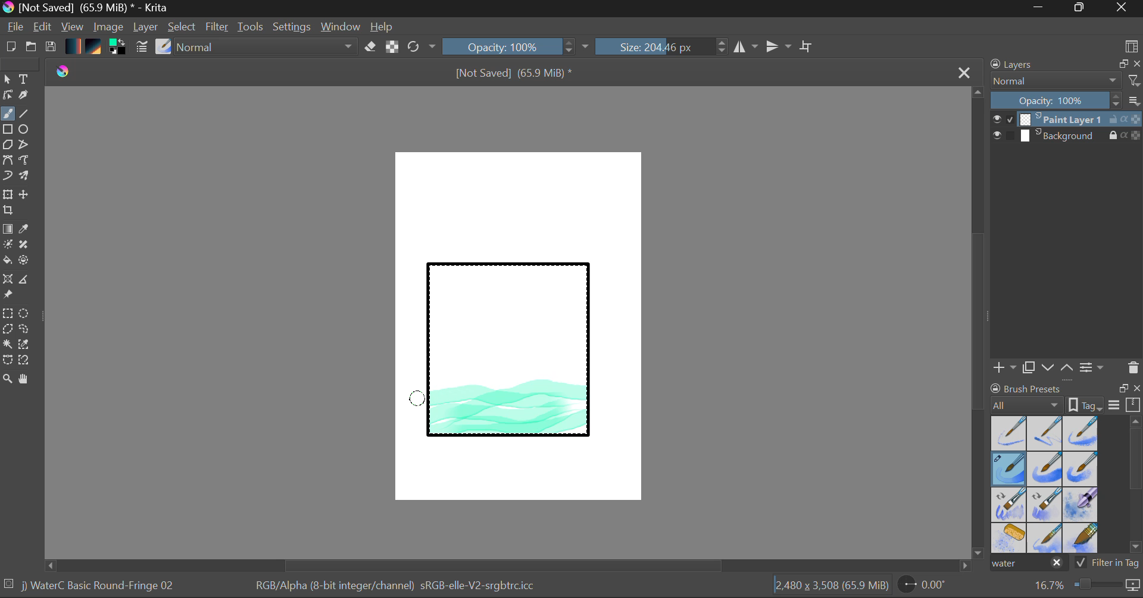 This screenshot has width=1143, height=598. Describe the element at coordinates (342, 27) in the screenshot. I see `Window` at that location.